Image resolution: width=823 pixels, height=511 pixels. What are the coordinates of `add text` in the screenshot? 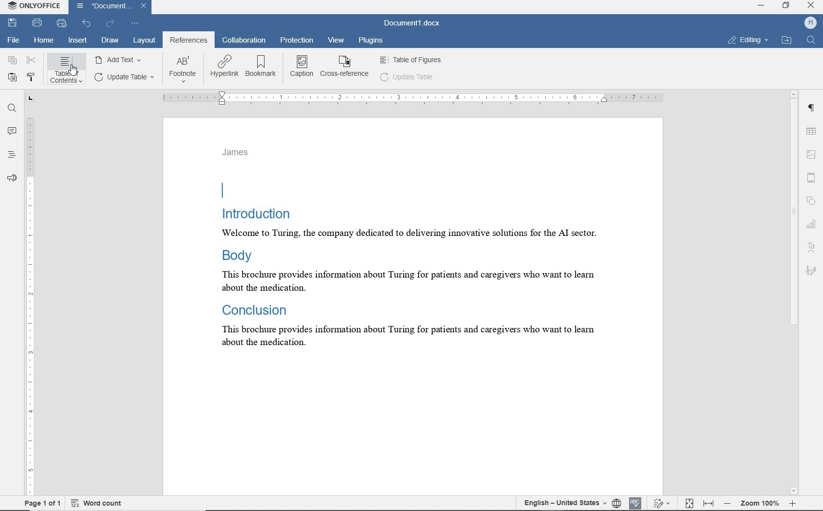 It's located at (120, 60).